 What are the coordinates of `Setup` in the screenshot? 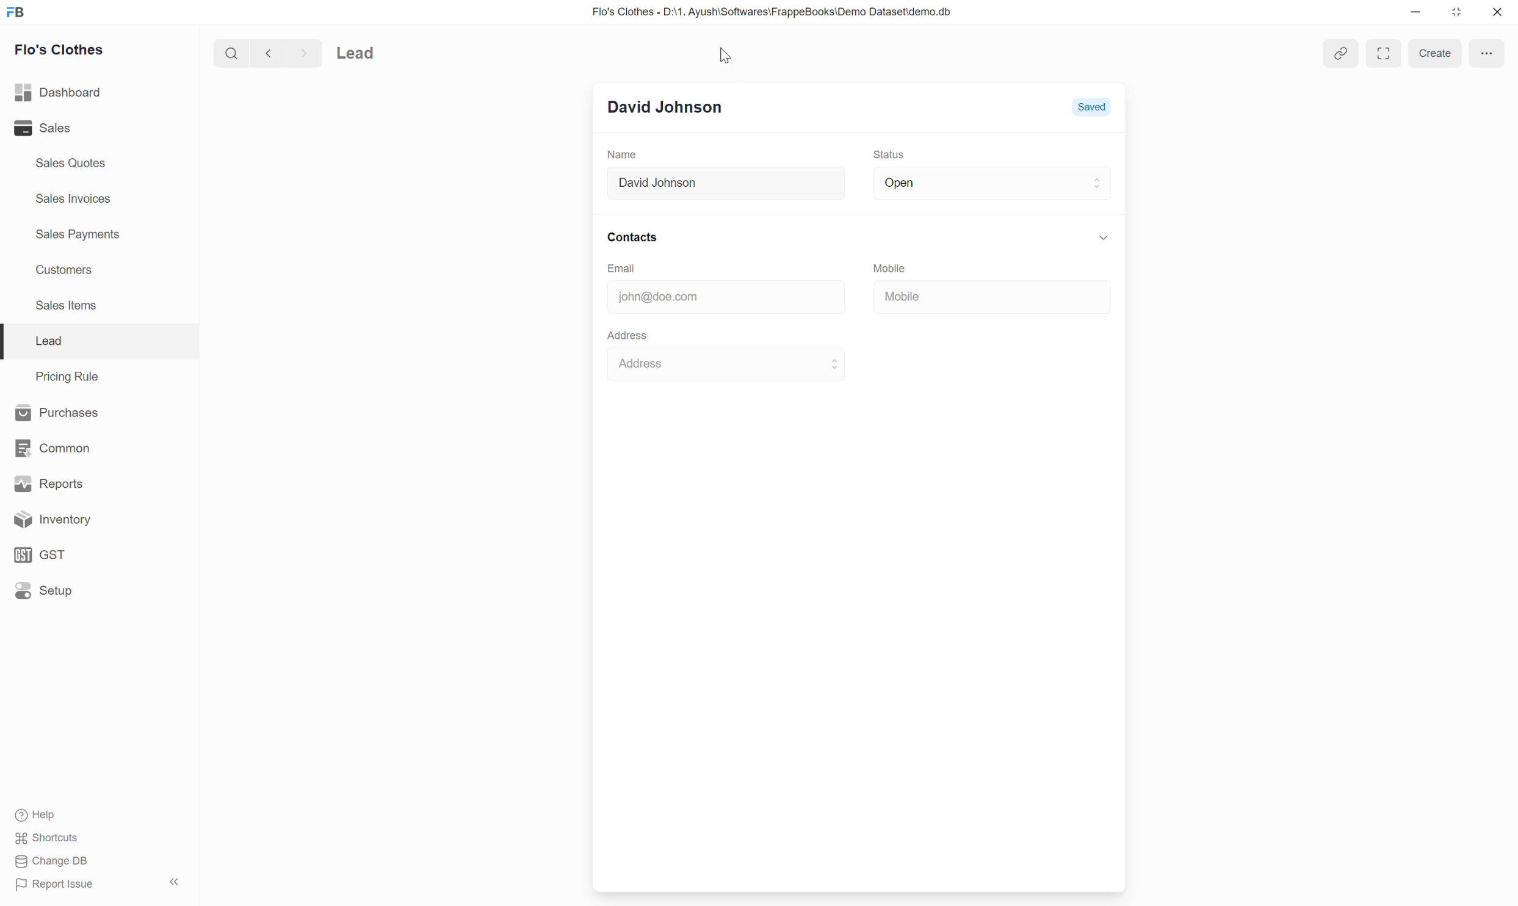 It's located at (44, 591).